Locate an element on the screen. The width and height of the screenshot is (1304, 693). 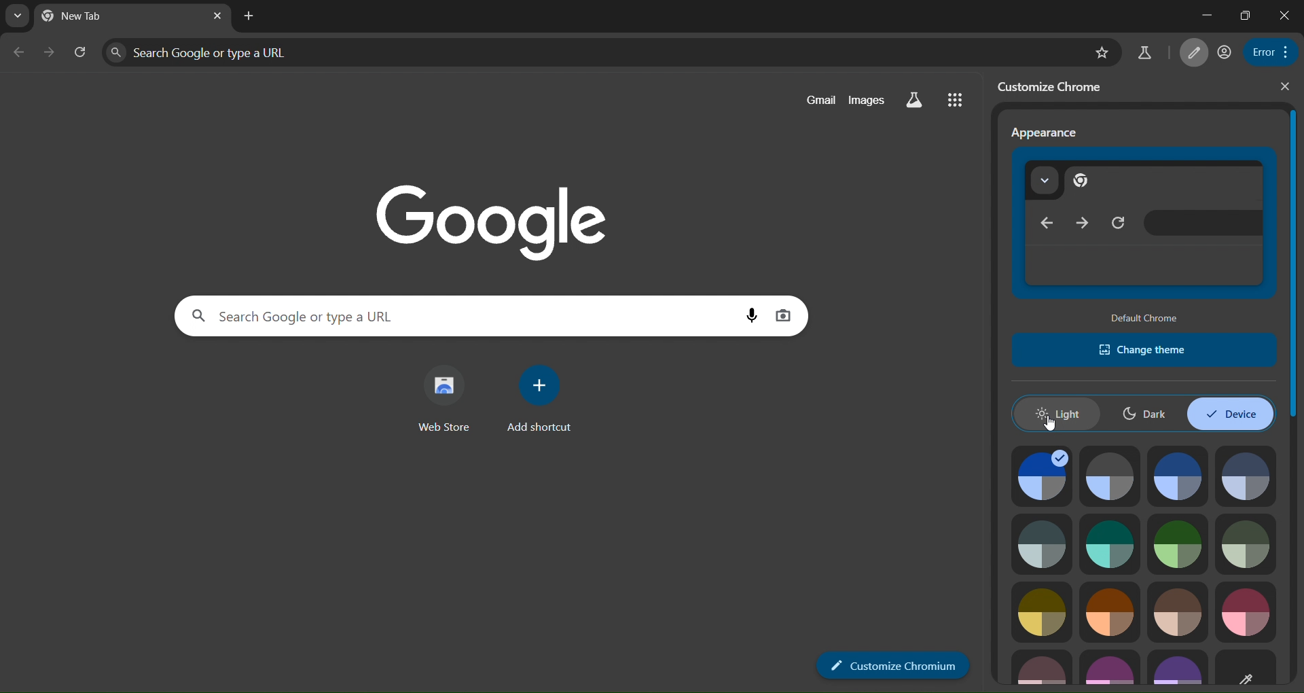
search google or type a URL is located at coordinates (464, 317).